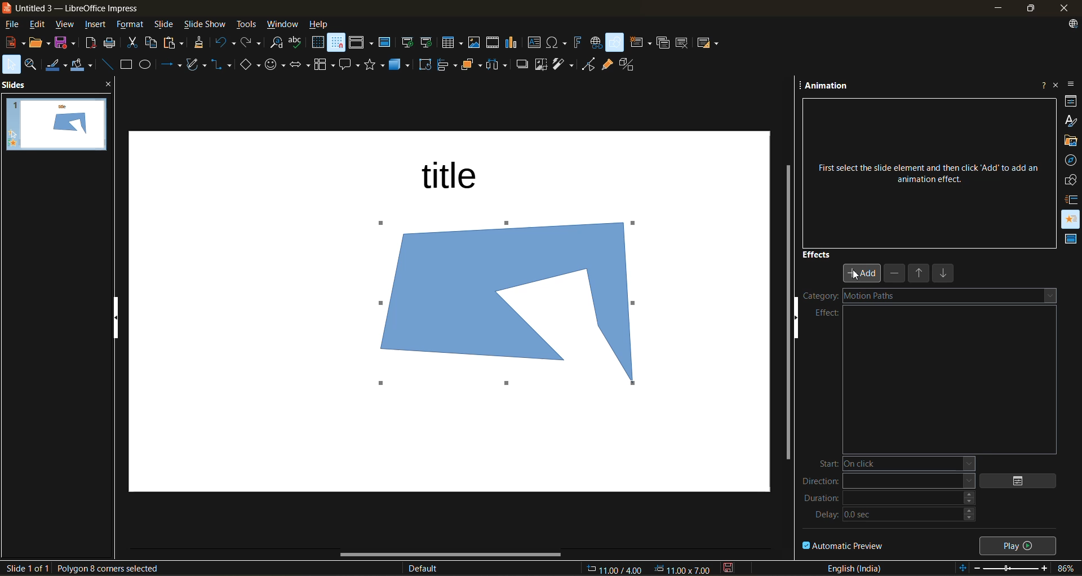 Image resolution: width=1082 pixels, height=576 pixels. I want to click on slides, so click(62, 124).